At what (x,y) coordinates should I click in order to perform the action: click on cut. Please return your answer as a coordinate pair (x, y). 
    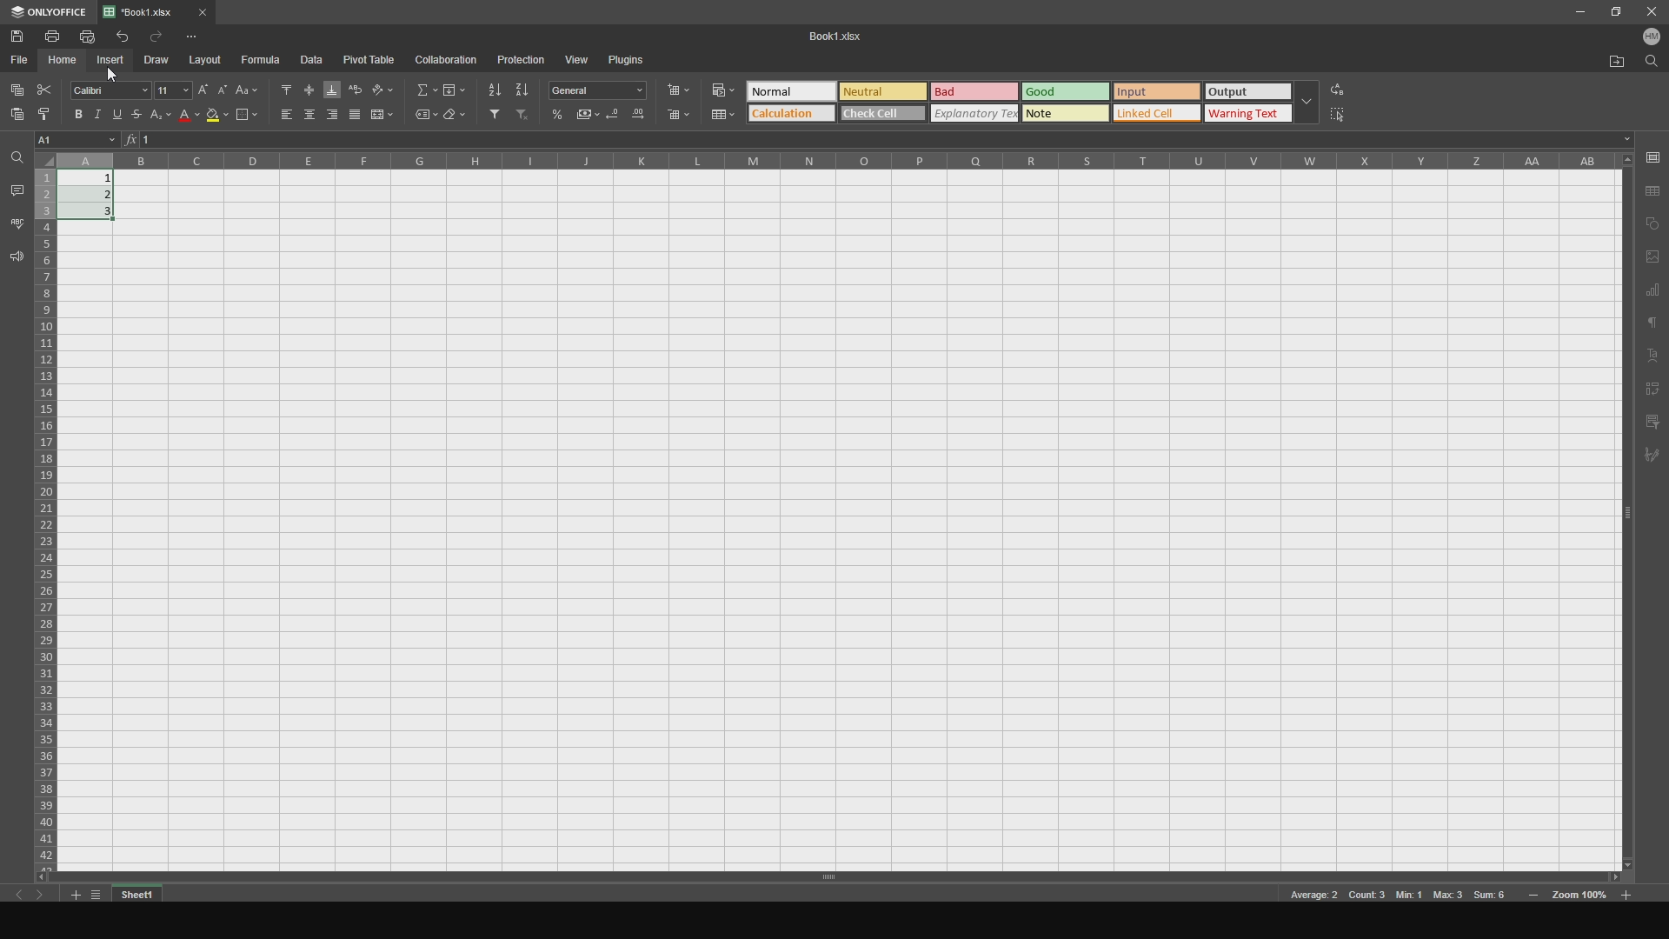
    Looking at the image, I should click on (46, 87).